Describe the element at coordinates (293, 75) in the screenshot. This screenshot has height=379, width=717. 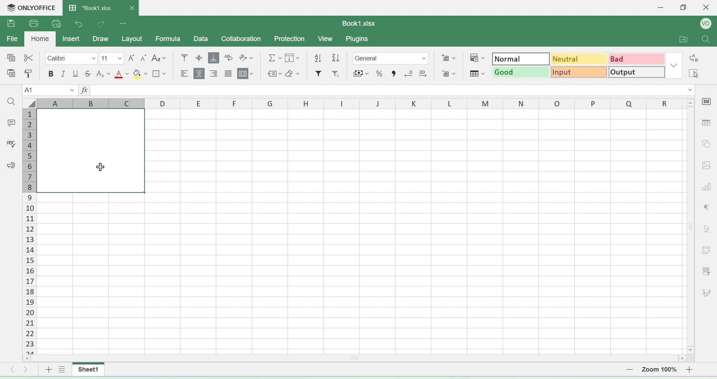
I see `erase` at that location.